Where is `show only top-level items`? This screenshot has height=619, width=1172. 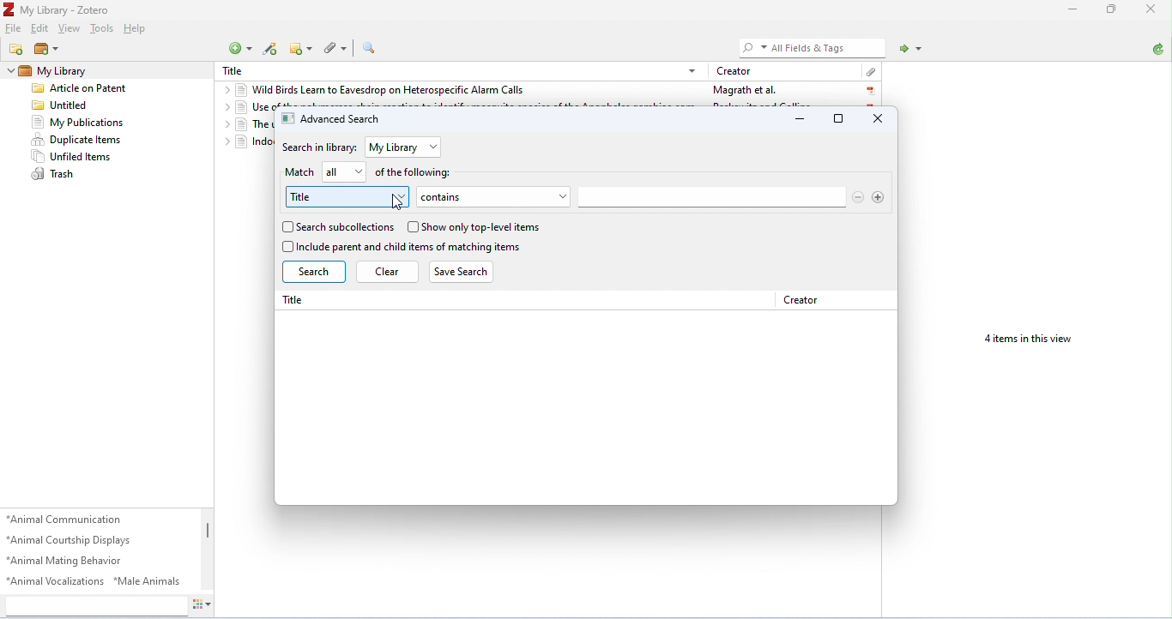
show only top-level items is located at coordinates (481, 227).